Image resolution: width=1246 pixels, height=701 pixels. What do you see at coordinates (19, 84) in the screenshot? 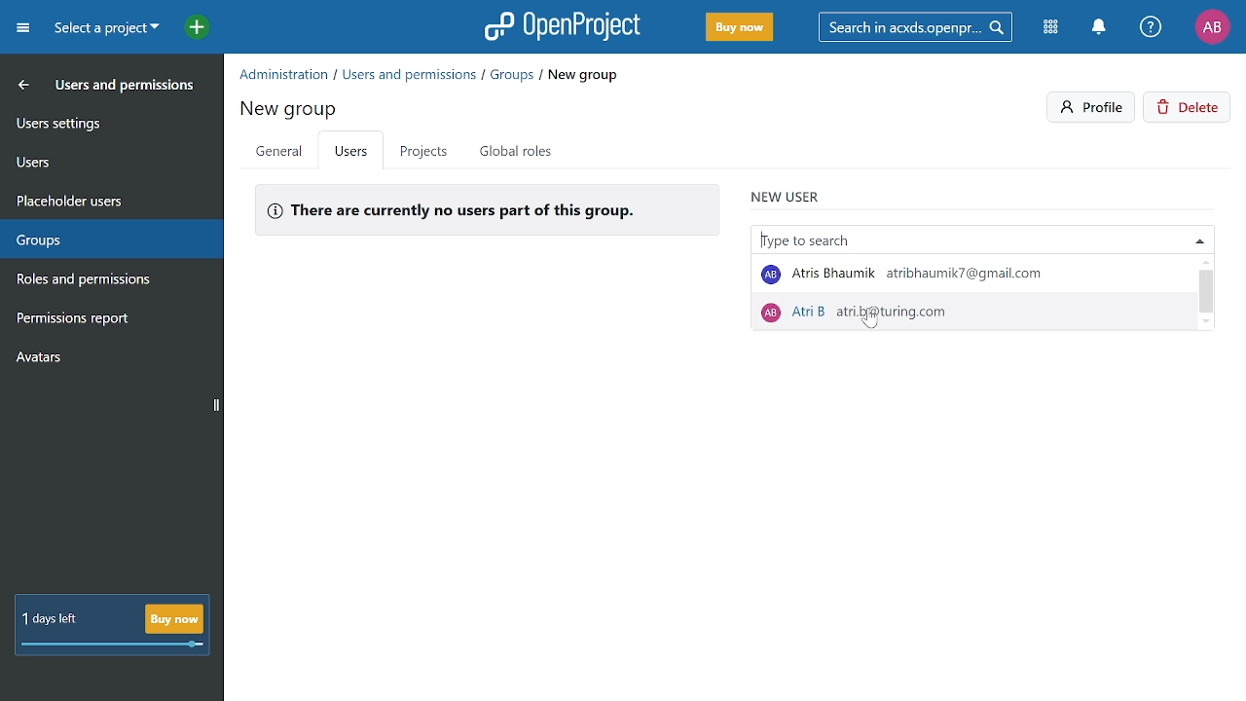
I see `MOve back` at bounding box center [19, 84].